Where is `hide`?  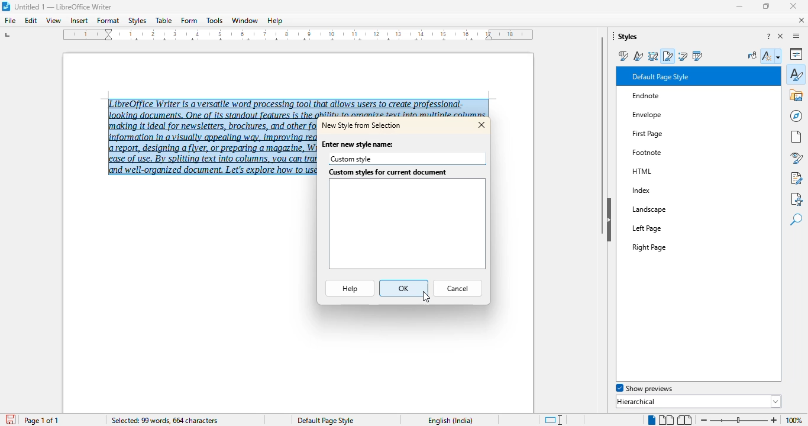 hide is located at coordinates (610, 220).